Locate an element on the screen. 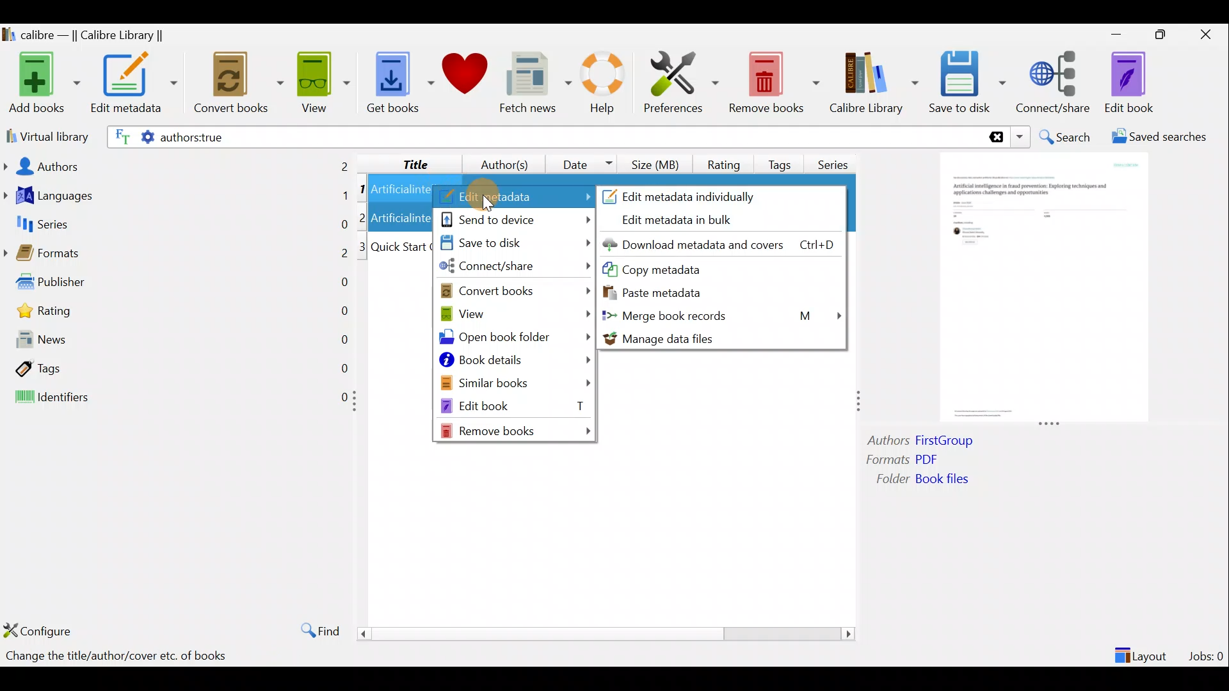  Formats: PDF is located at coordinates (920, 461).